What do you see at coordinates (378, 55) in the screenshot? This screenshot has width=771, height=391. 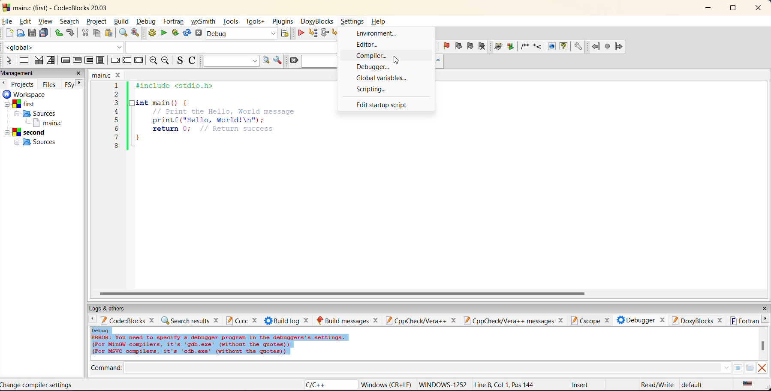 I see `compiler` at bounding box center [378, 55].